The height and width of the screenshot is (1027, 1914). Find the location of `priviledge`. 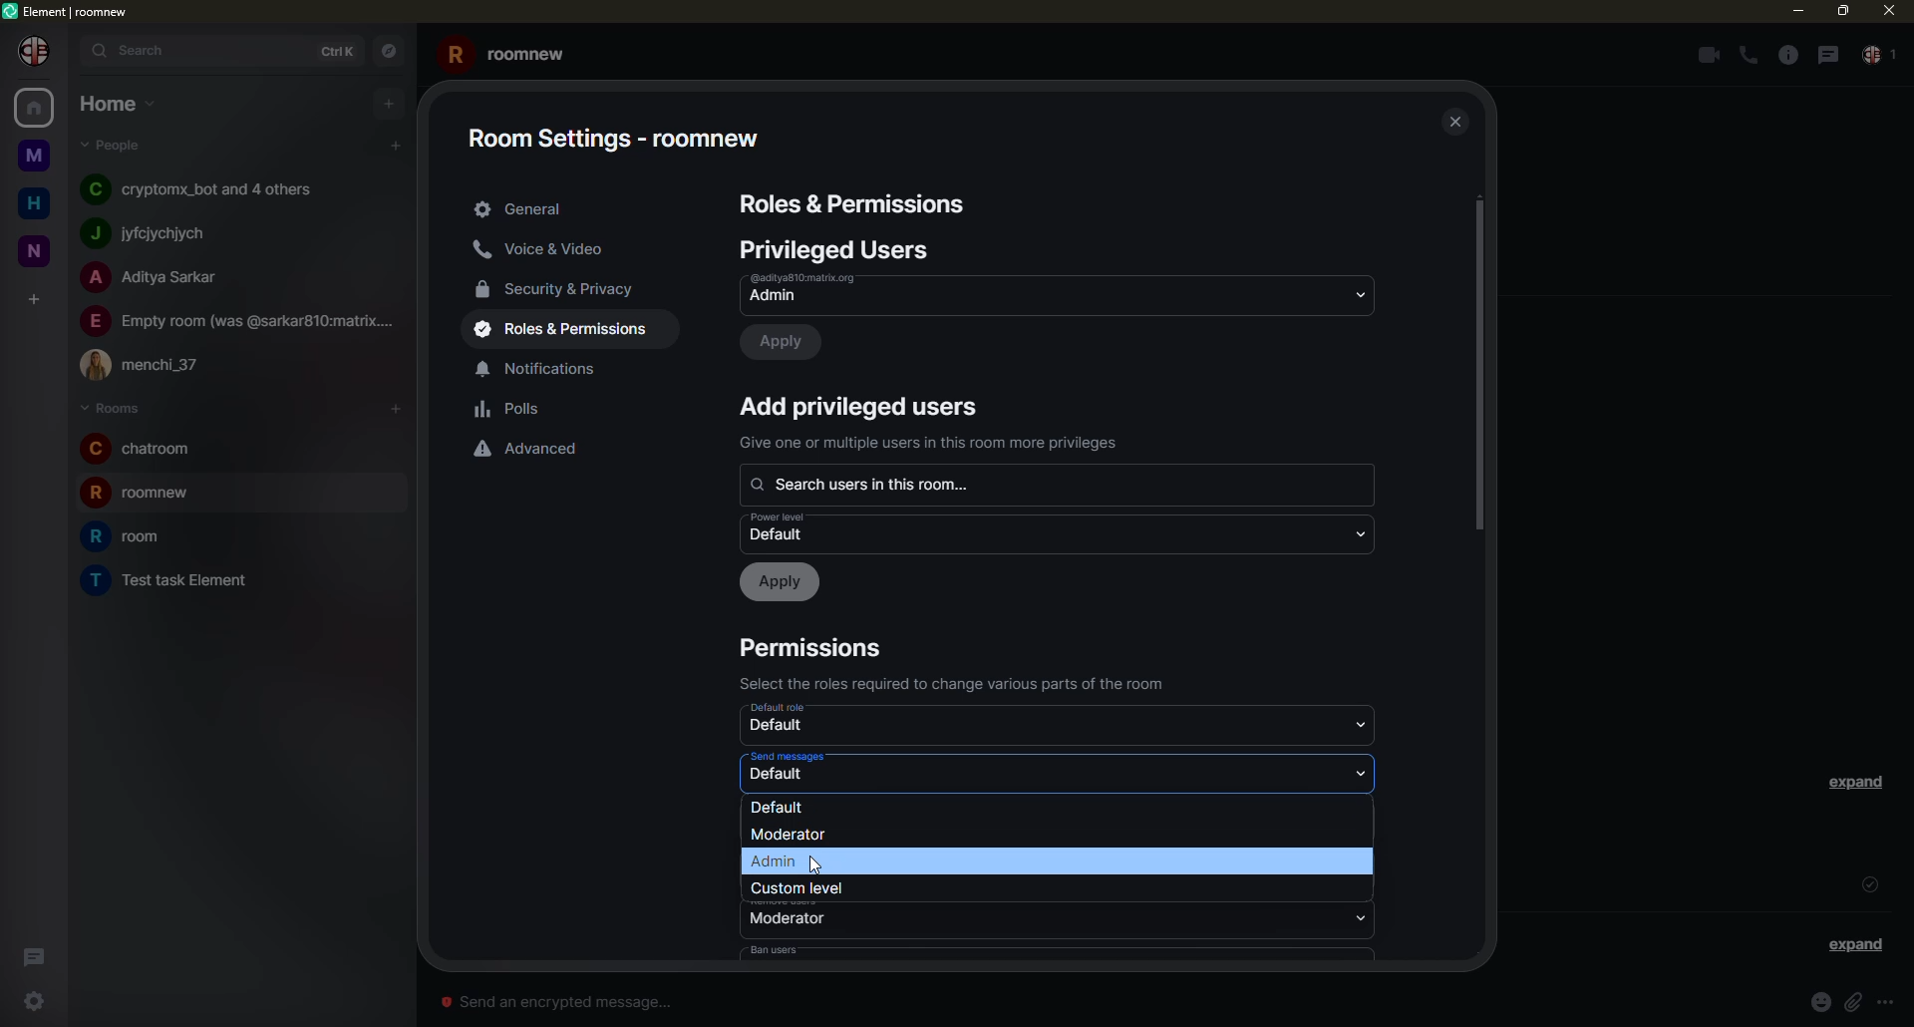

priviledge is located at coordinates (934, 443).